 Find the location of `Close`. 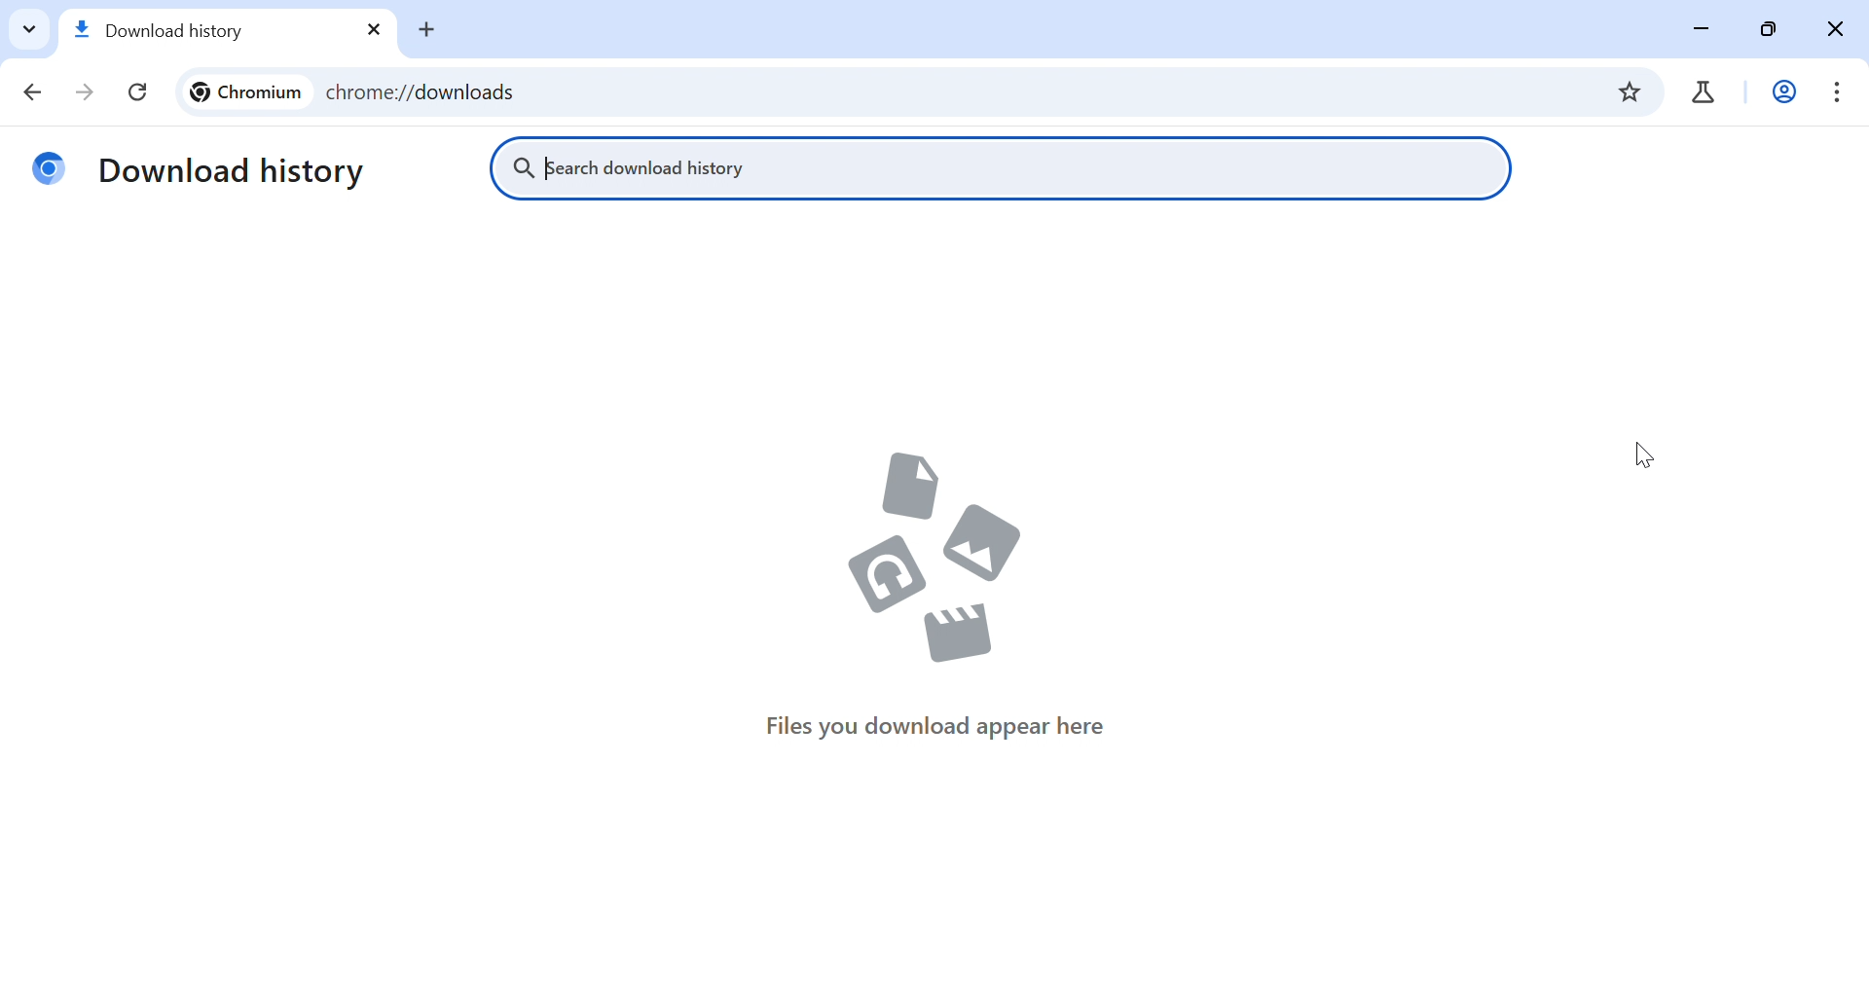

Close is located at coordinates (372, 31).